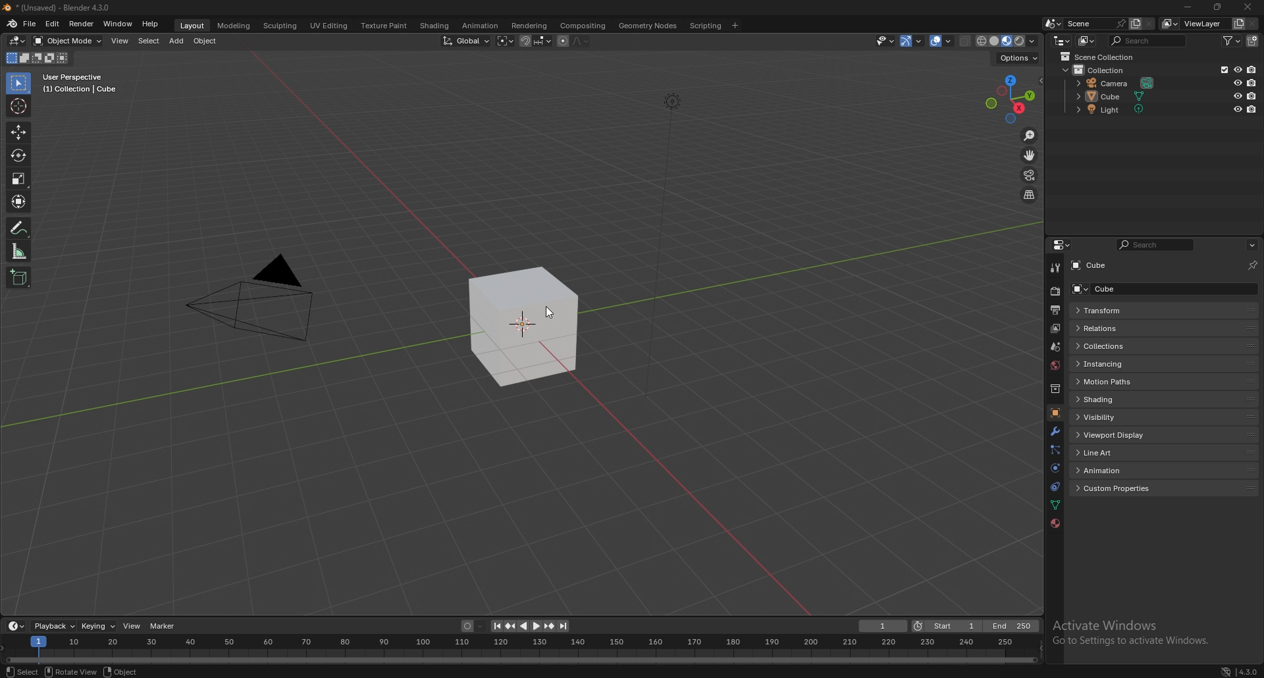  What do you see at coordinates (1115, 418) in the screenshot?
I see `visibility` at bounding box center [1115, 418].